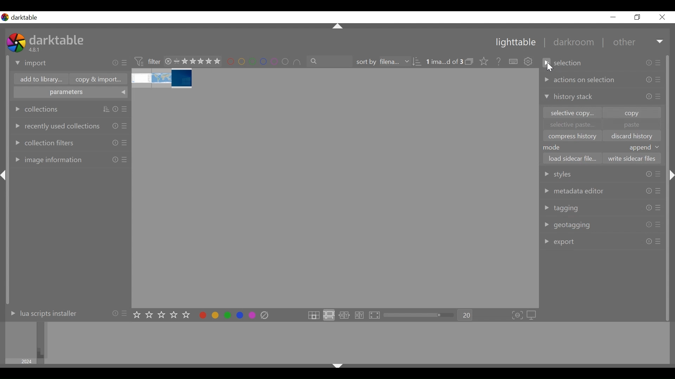  Describe the element at coordinates (96, 79) in the screenshot. I see `copy & import` at that location.